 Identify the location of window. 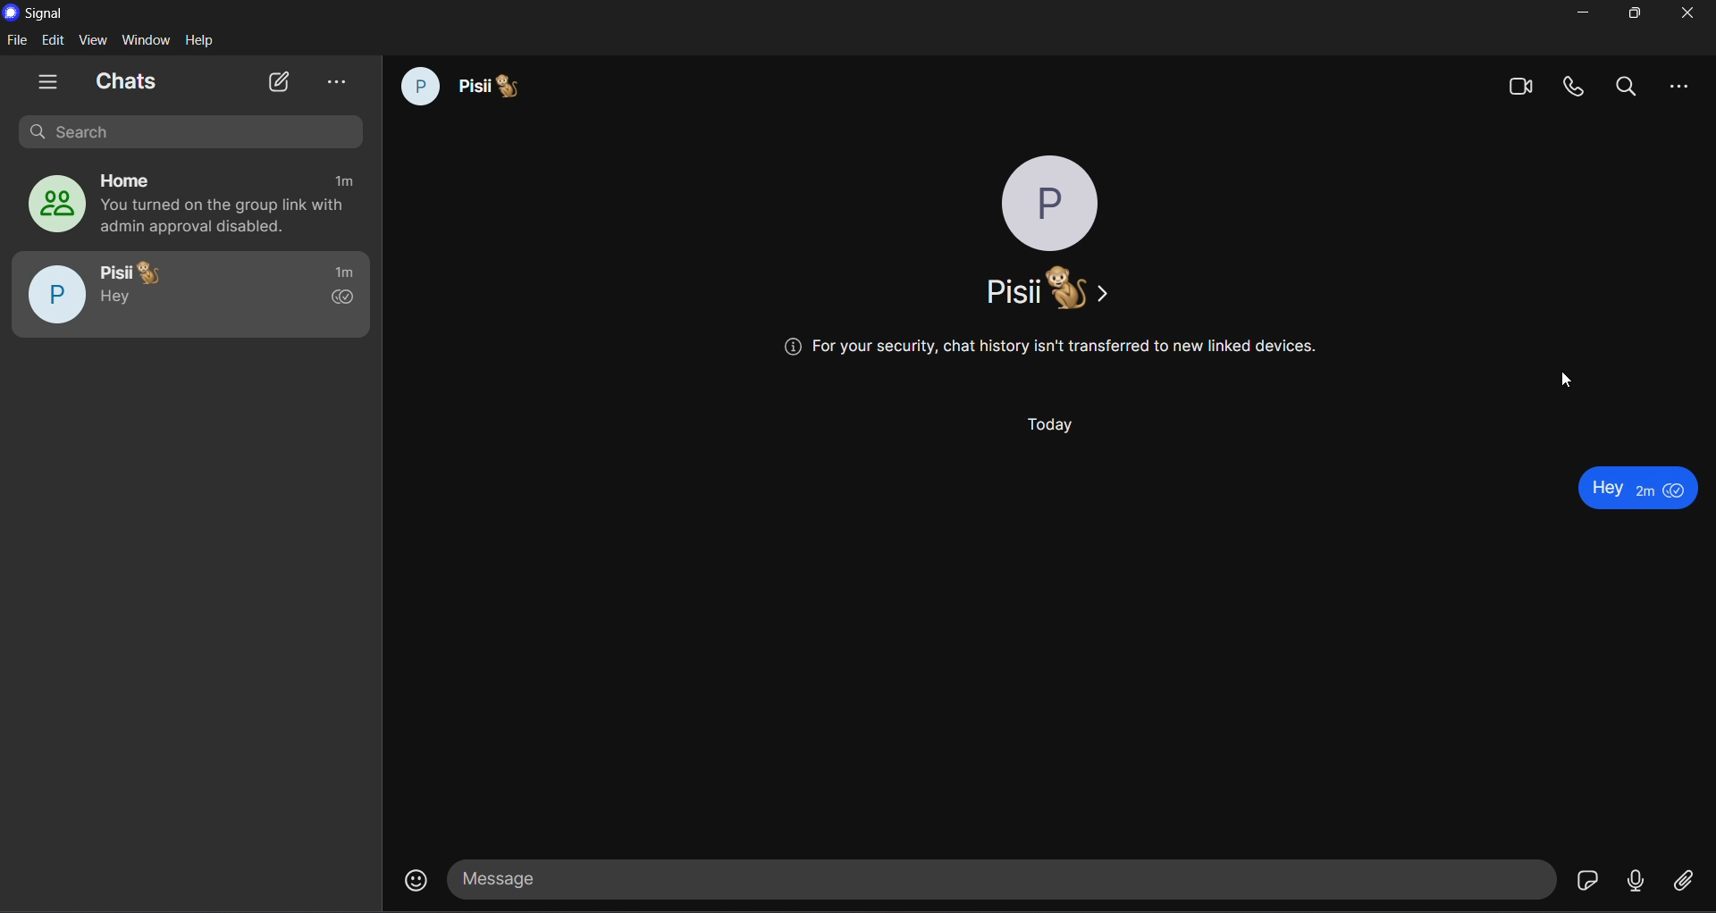
(147, 40).